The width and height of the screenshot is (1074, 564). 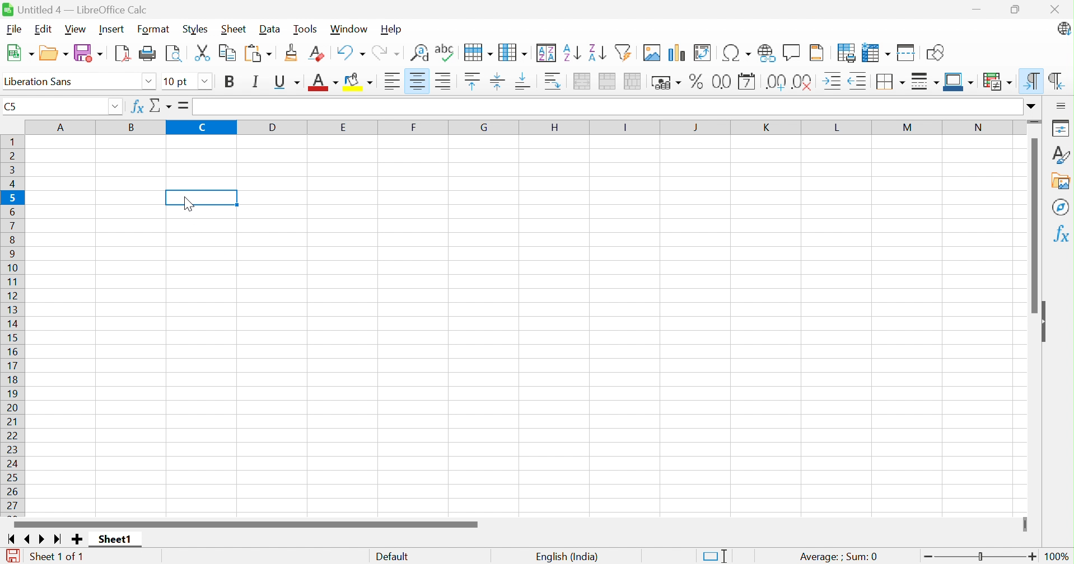 I want to click on Unmerge cells, so click(x=636, y=81).